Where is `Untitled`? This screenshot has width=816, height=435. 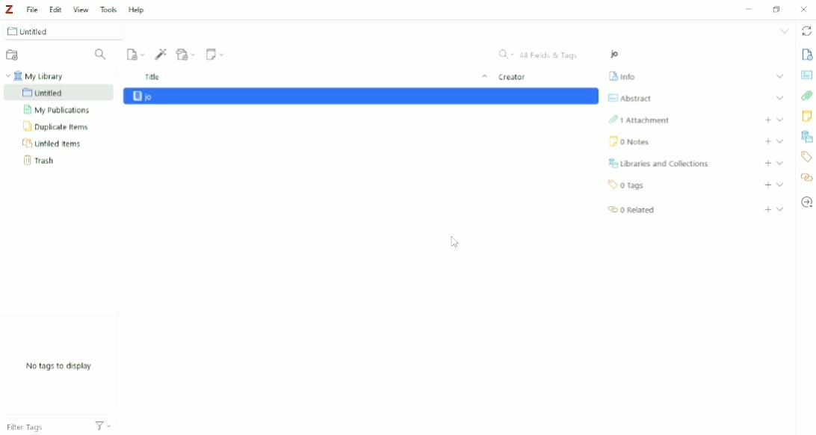 Untitled is located at coordinates (62, 31).